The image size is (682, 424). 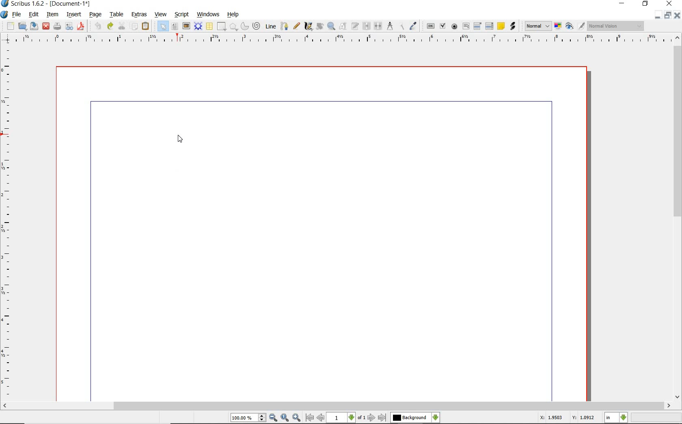 I want to click on scrollbar, so click(x=677, y=218).